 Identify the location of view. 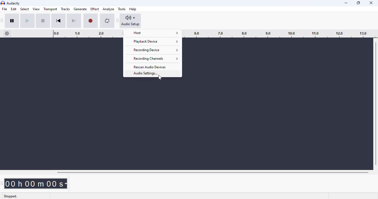
(36, 9).